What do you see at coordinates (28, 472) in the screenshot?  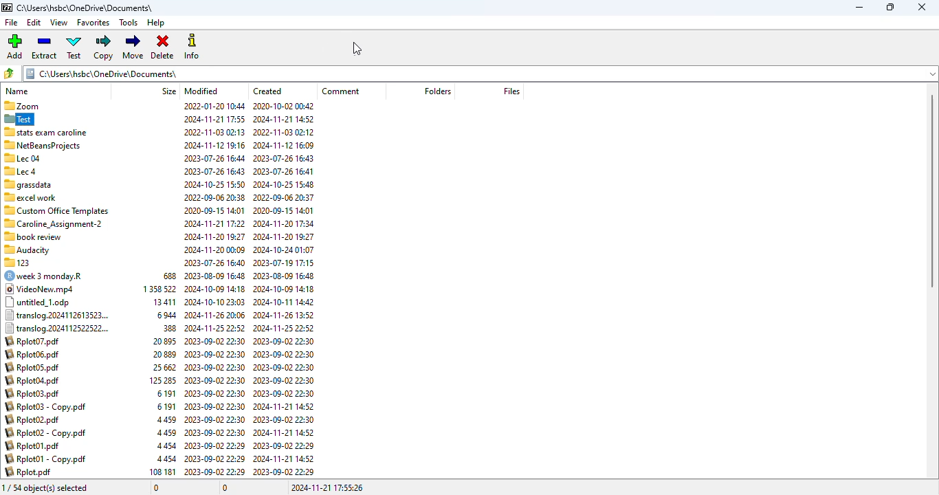 I see `Rplot.pdf` at bounding box center [28, 472].